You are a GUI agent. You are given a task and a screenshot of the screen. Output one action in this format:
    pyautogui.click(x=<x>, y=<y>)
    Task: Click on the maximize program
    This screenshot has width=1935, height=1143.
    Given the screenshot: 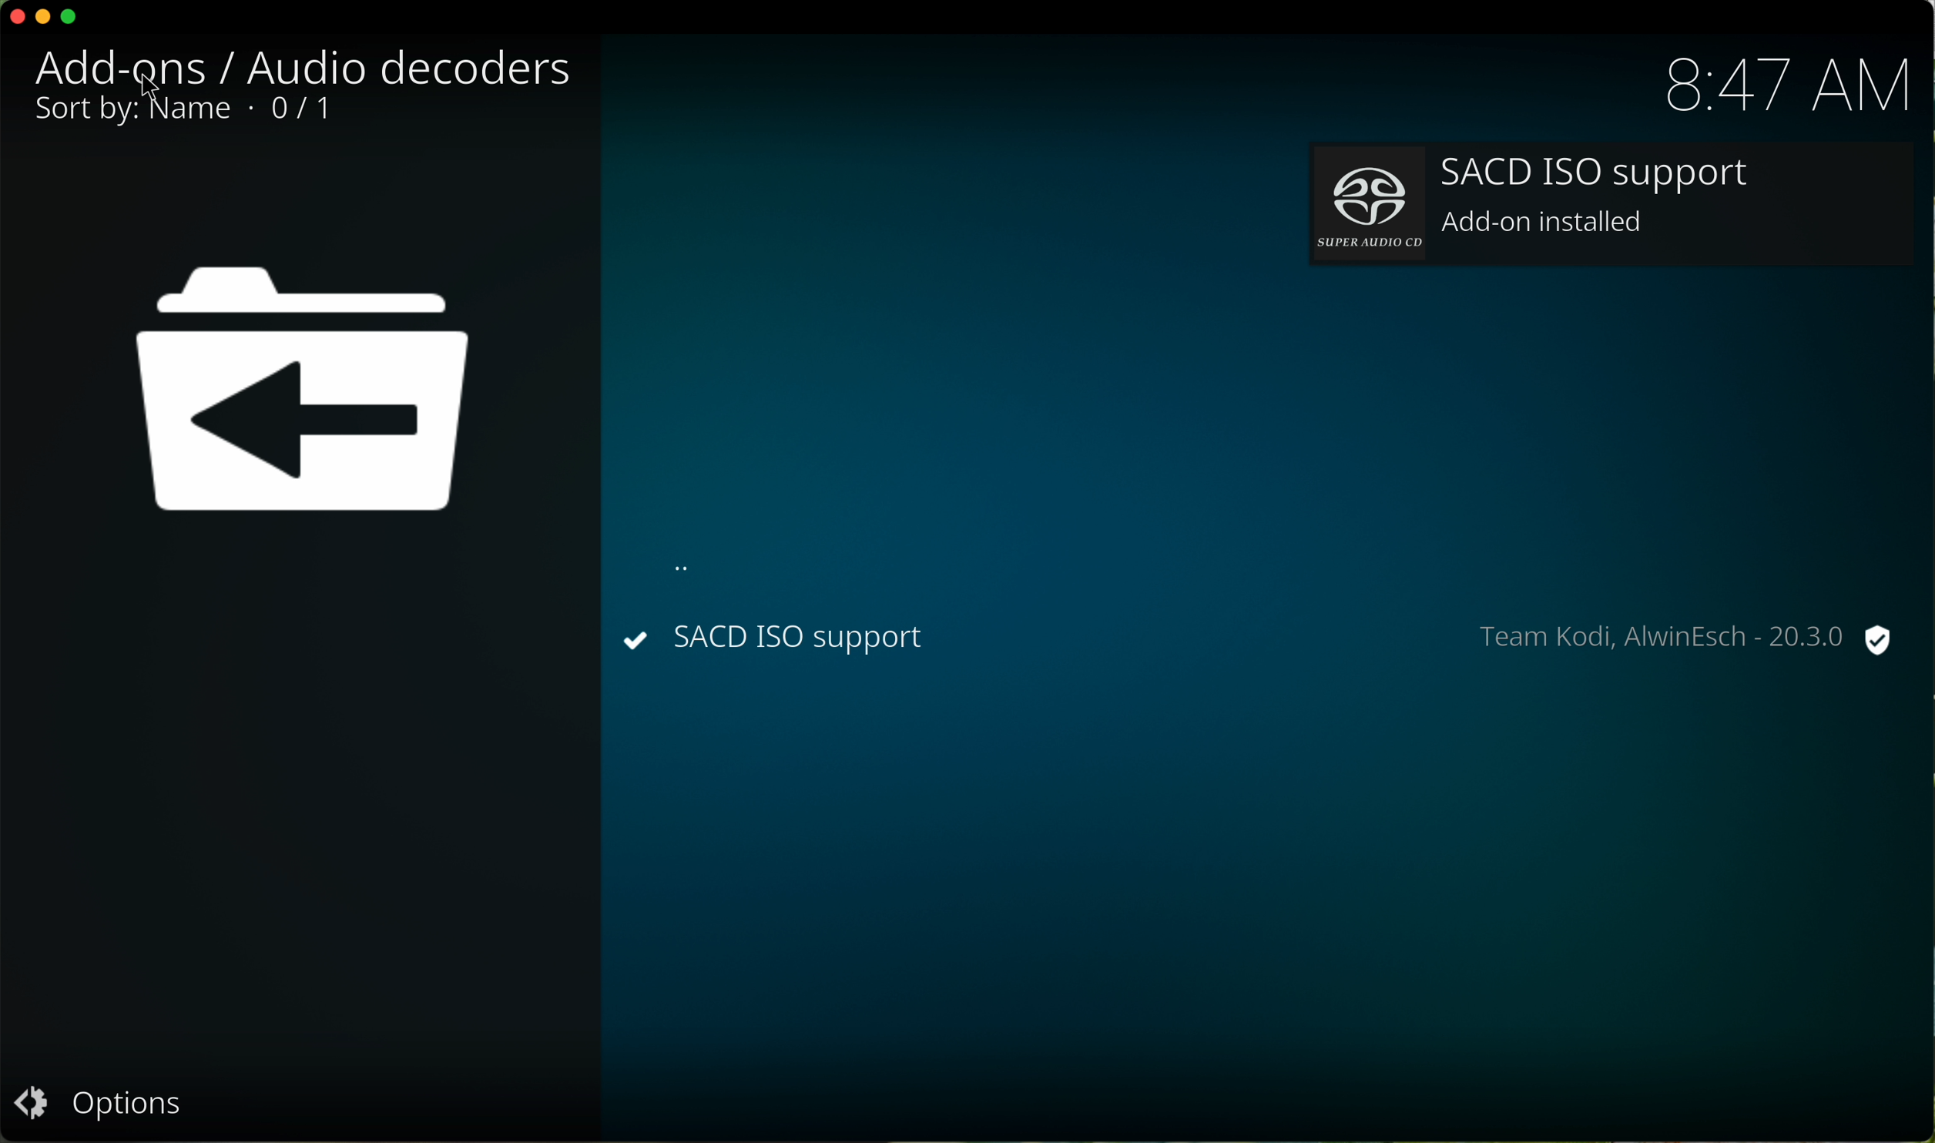 What is the action you would take?
    pyautogui.click(x=71, y=18)
    